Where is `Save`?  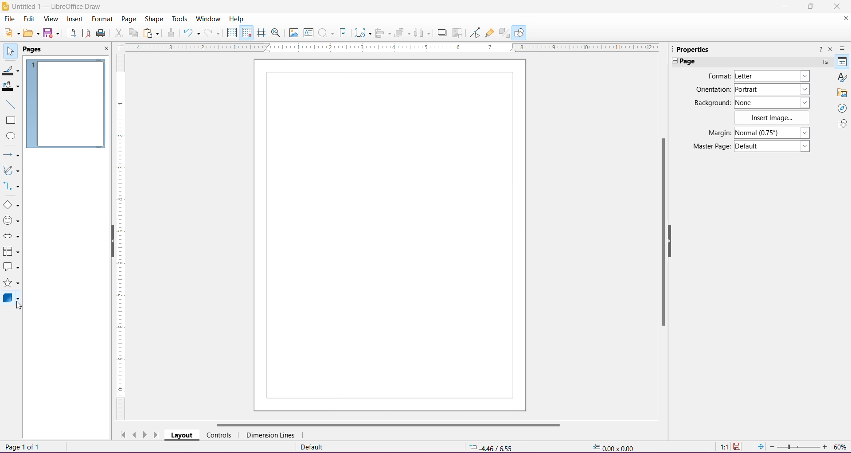 Save is located at coordinates (51, 34).